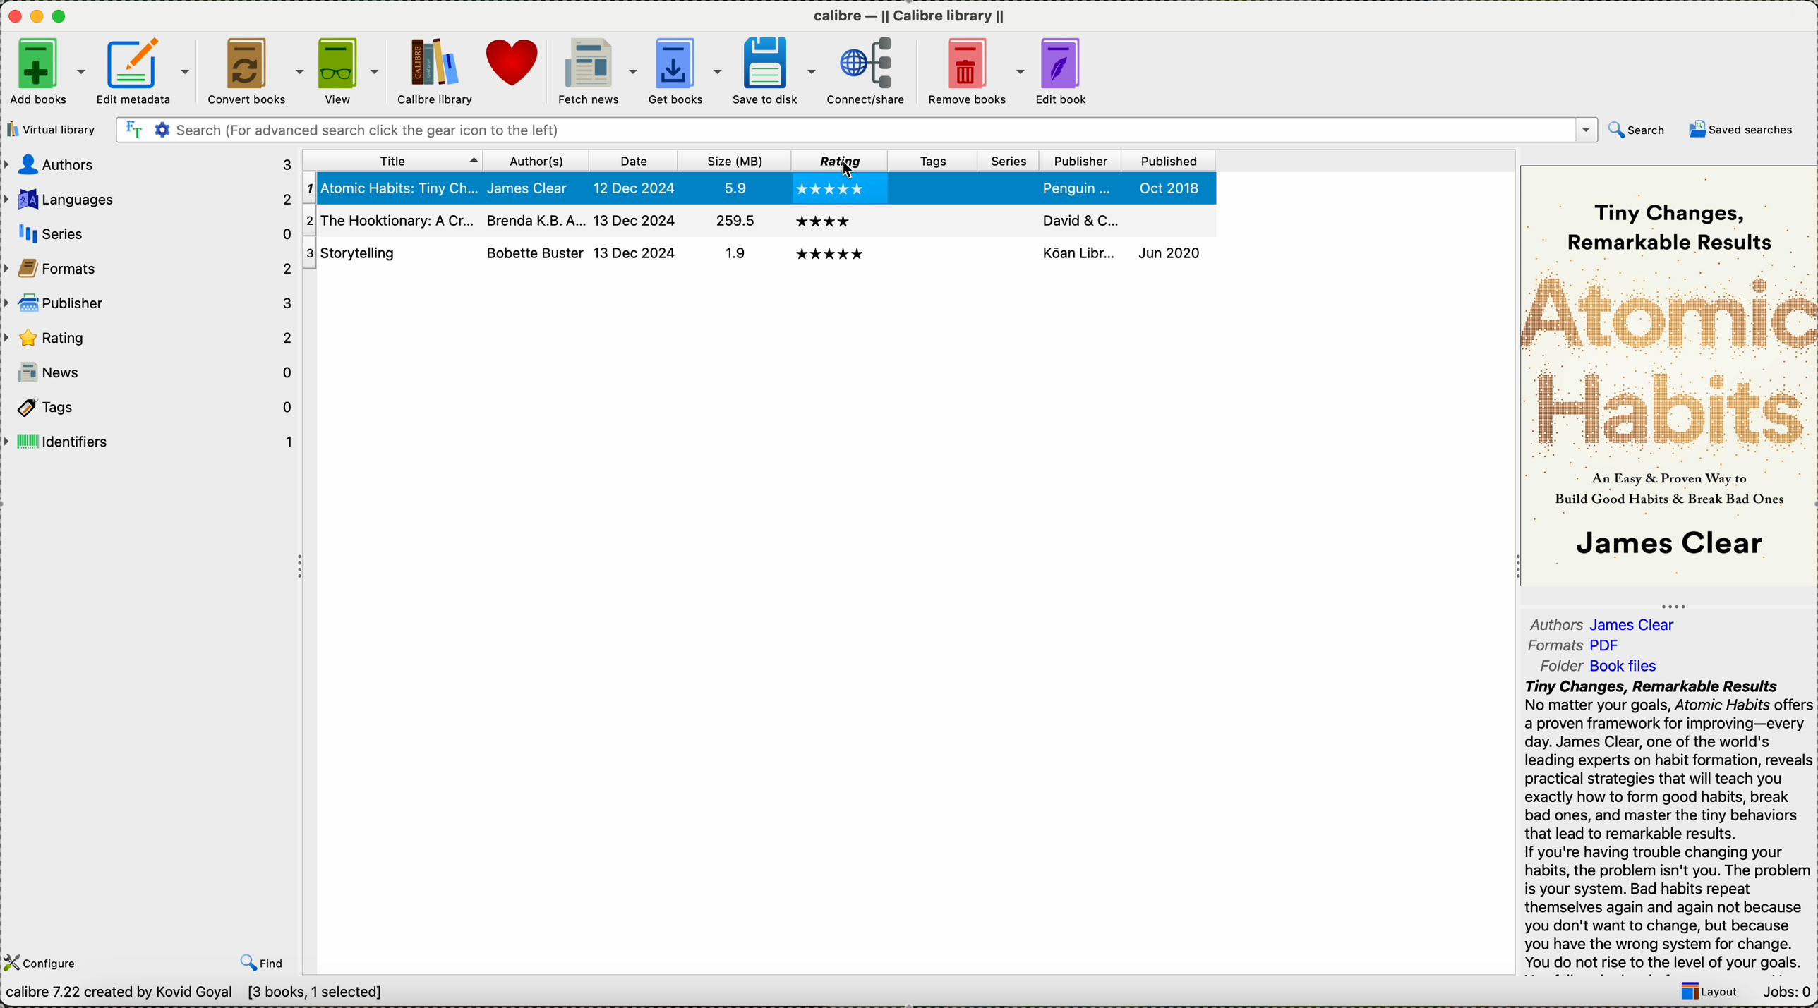  What do you see at coordinates (47, 74) in the screenshot?
I see `add books` at bounding box center [47, 74].